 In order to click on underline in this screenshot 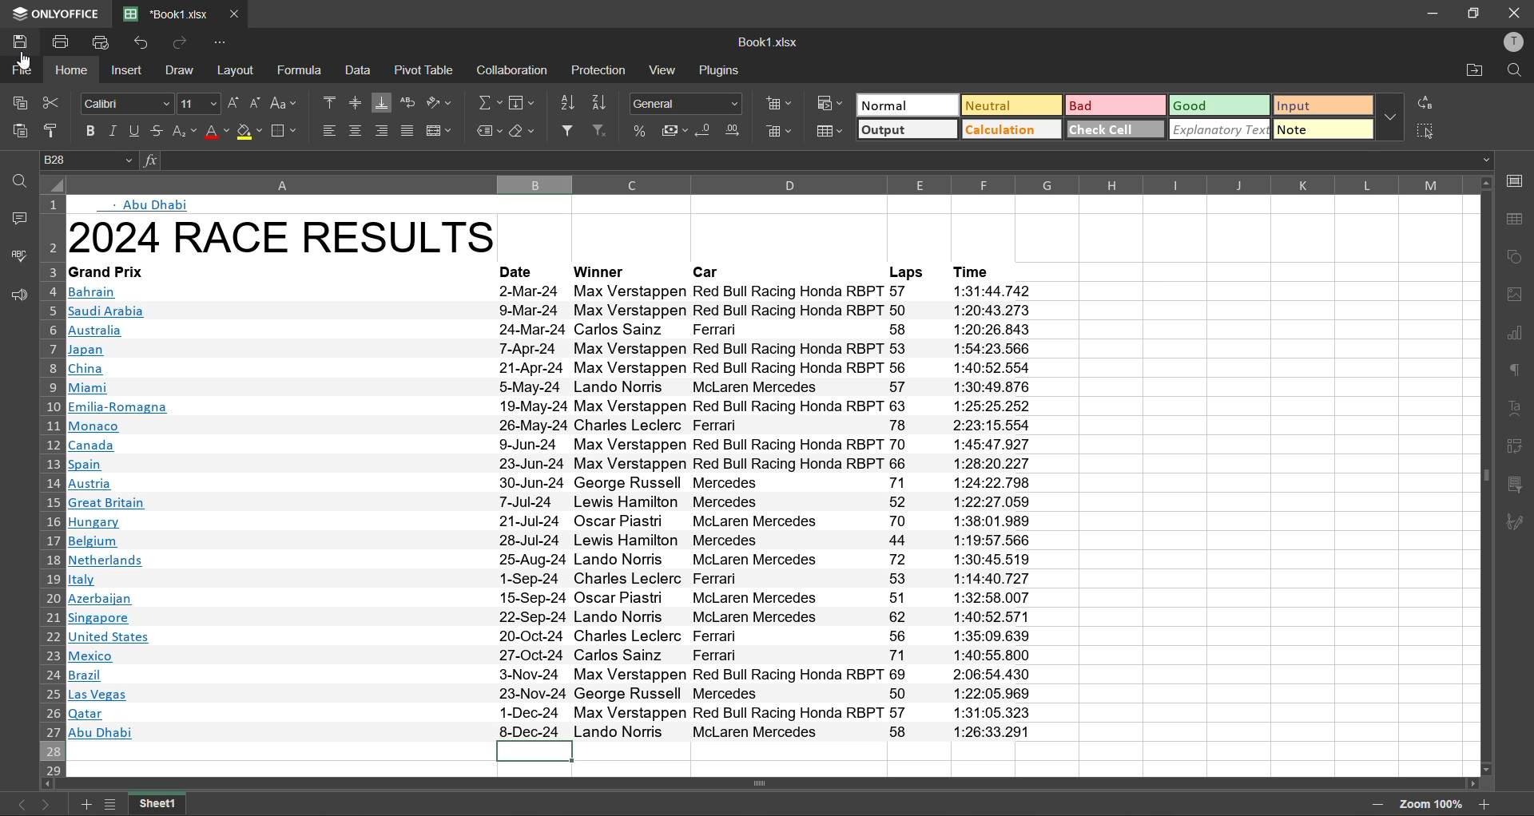, I will do `click(137, 131)`.